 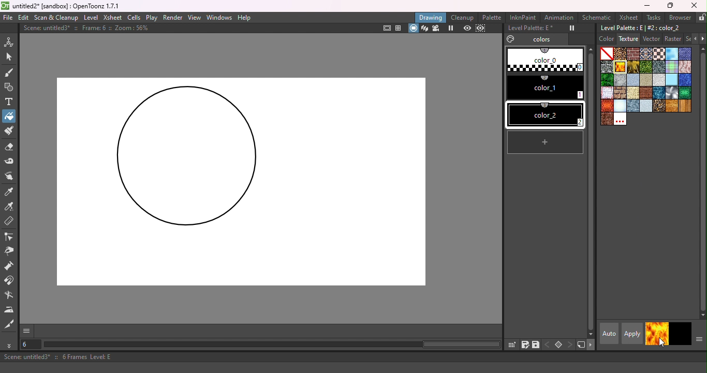 What do you see at coordinates (651, 28) in the screenshot?
I see `Level palette: E | #2:color_2` at bounding box center [651, 28].